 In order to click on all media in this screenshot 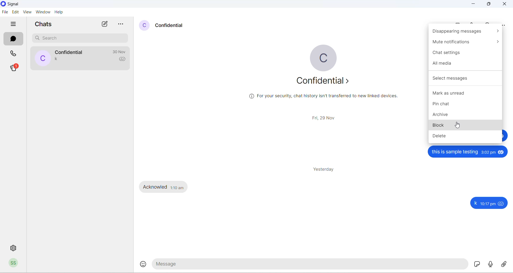, I will do `click(466, 63)`.